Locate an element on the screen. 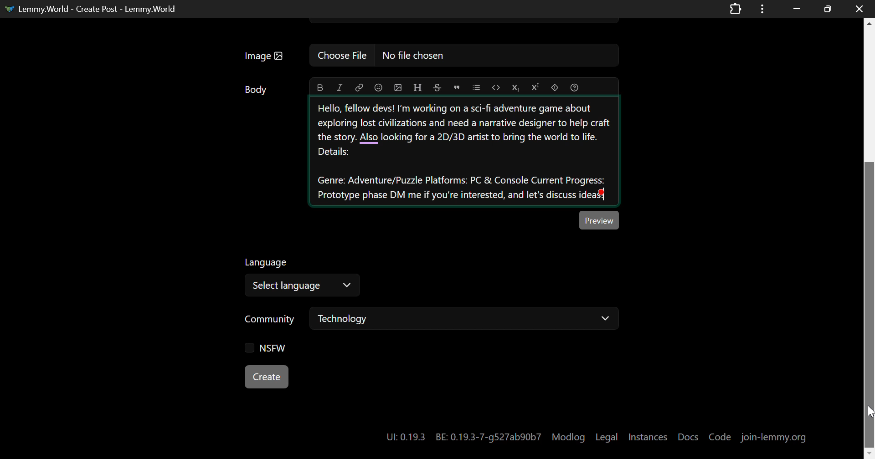  Modlog is located at coordinates (569, 436).